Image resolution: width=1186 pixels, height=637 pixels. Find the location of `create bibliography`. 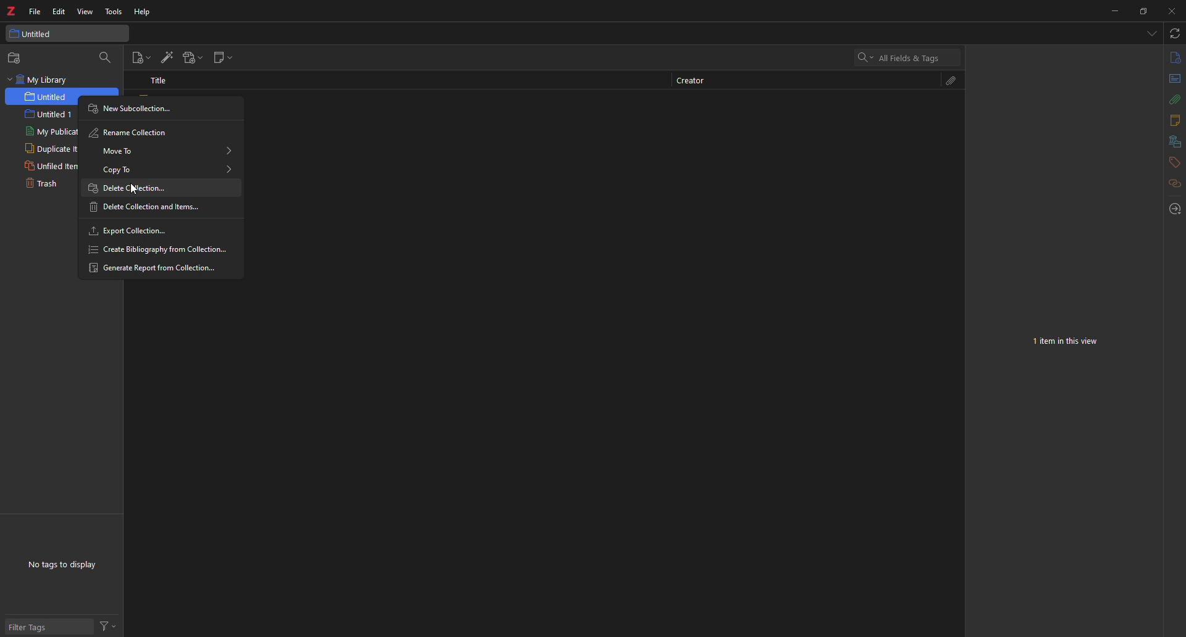

create bibliography is located at coordinates (155, 249).